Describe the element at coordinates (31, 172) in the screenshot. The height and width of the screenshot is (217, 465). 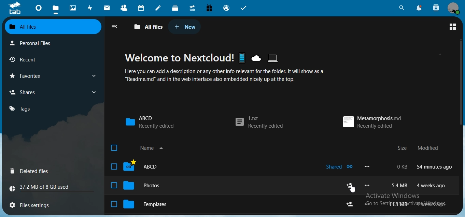
I see `deleted files` at that location.